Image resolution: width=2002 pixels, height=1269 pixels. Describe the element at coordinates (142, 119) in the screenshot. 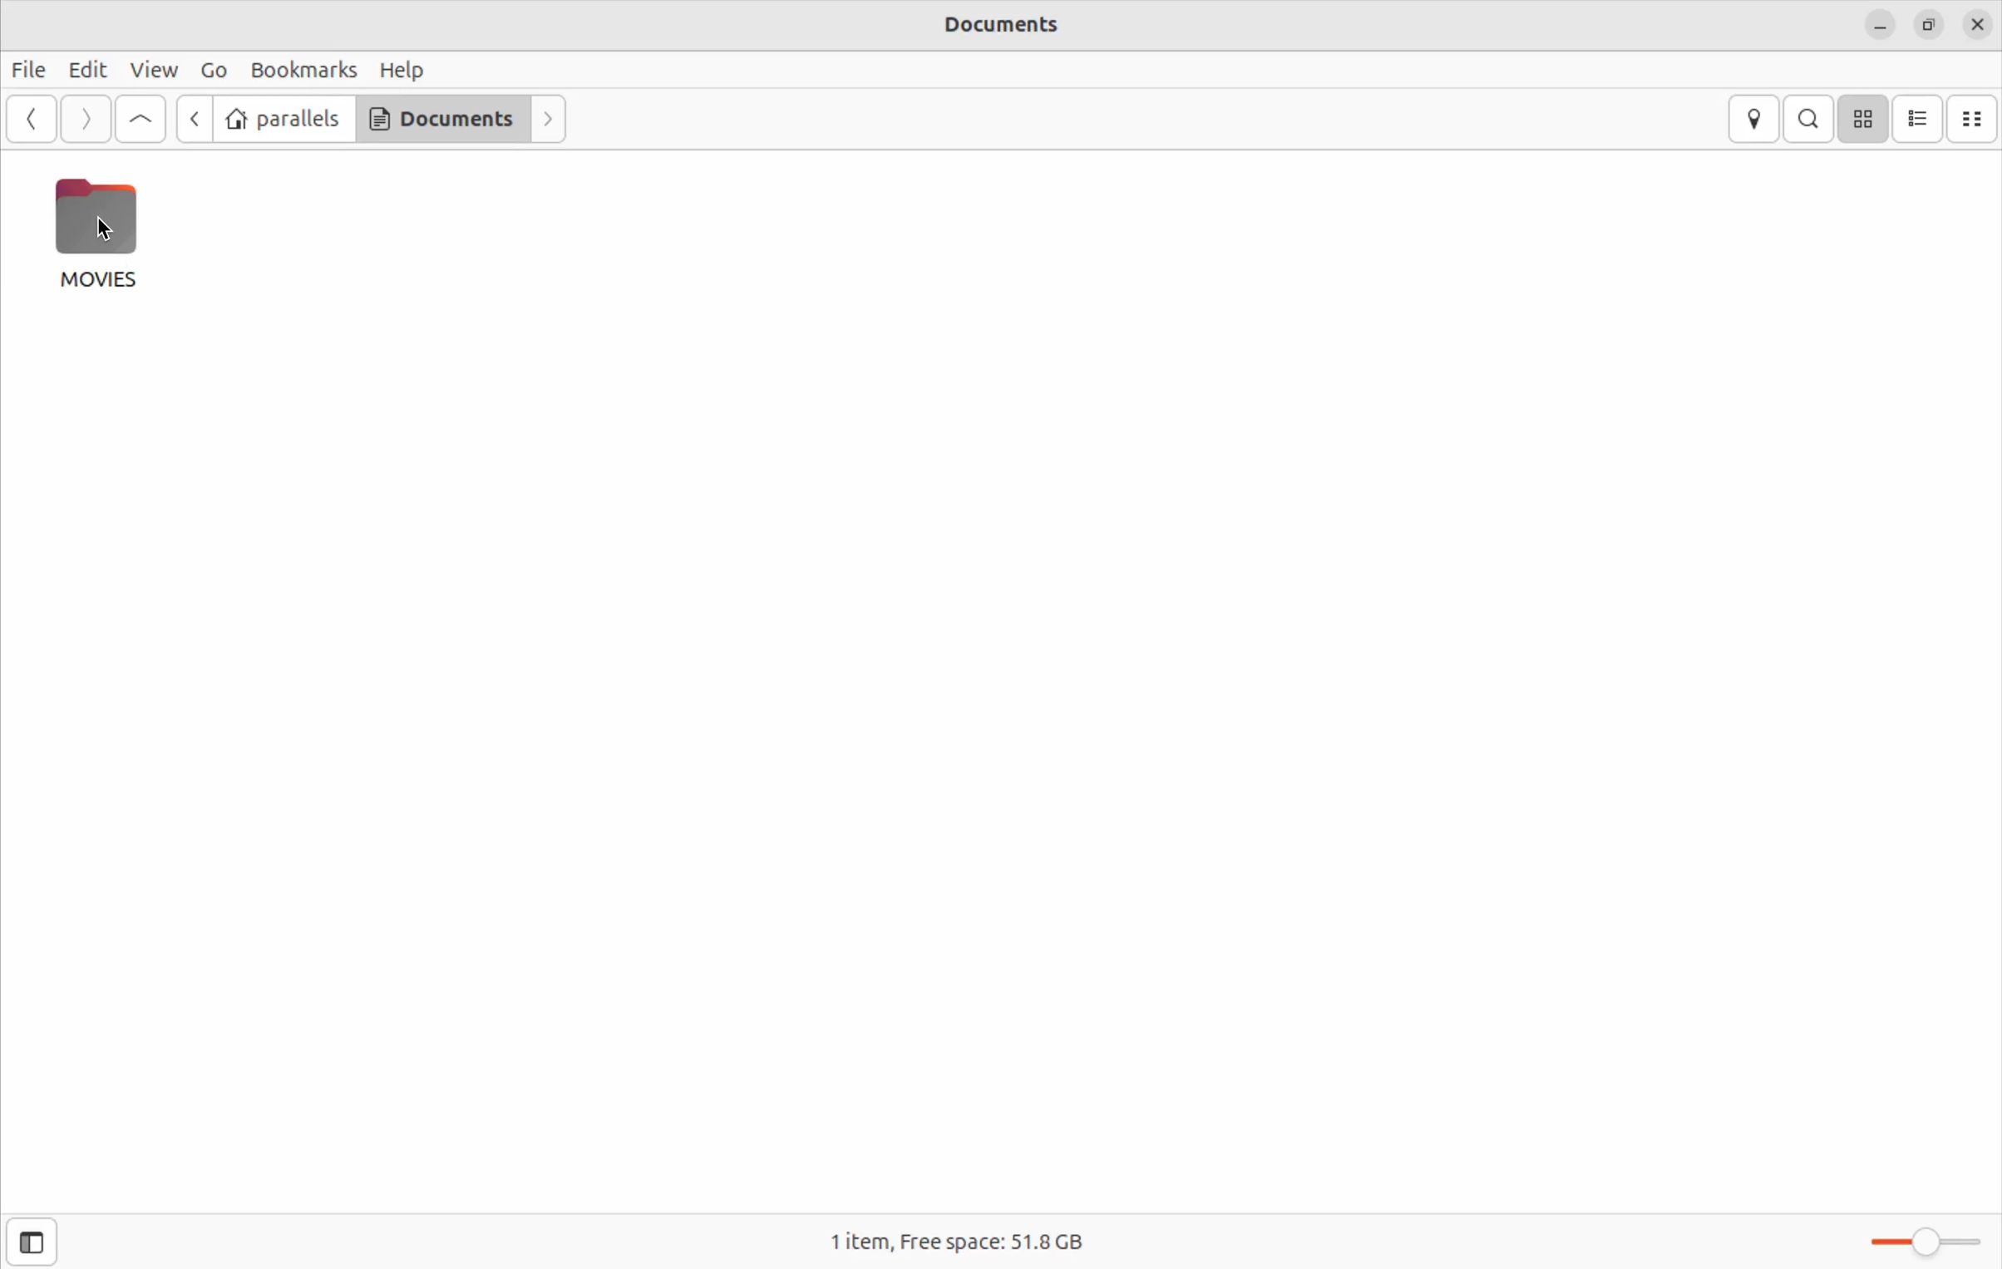

I see `got first` at that location.